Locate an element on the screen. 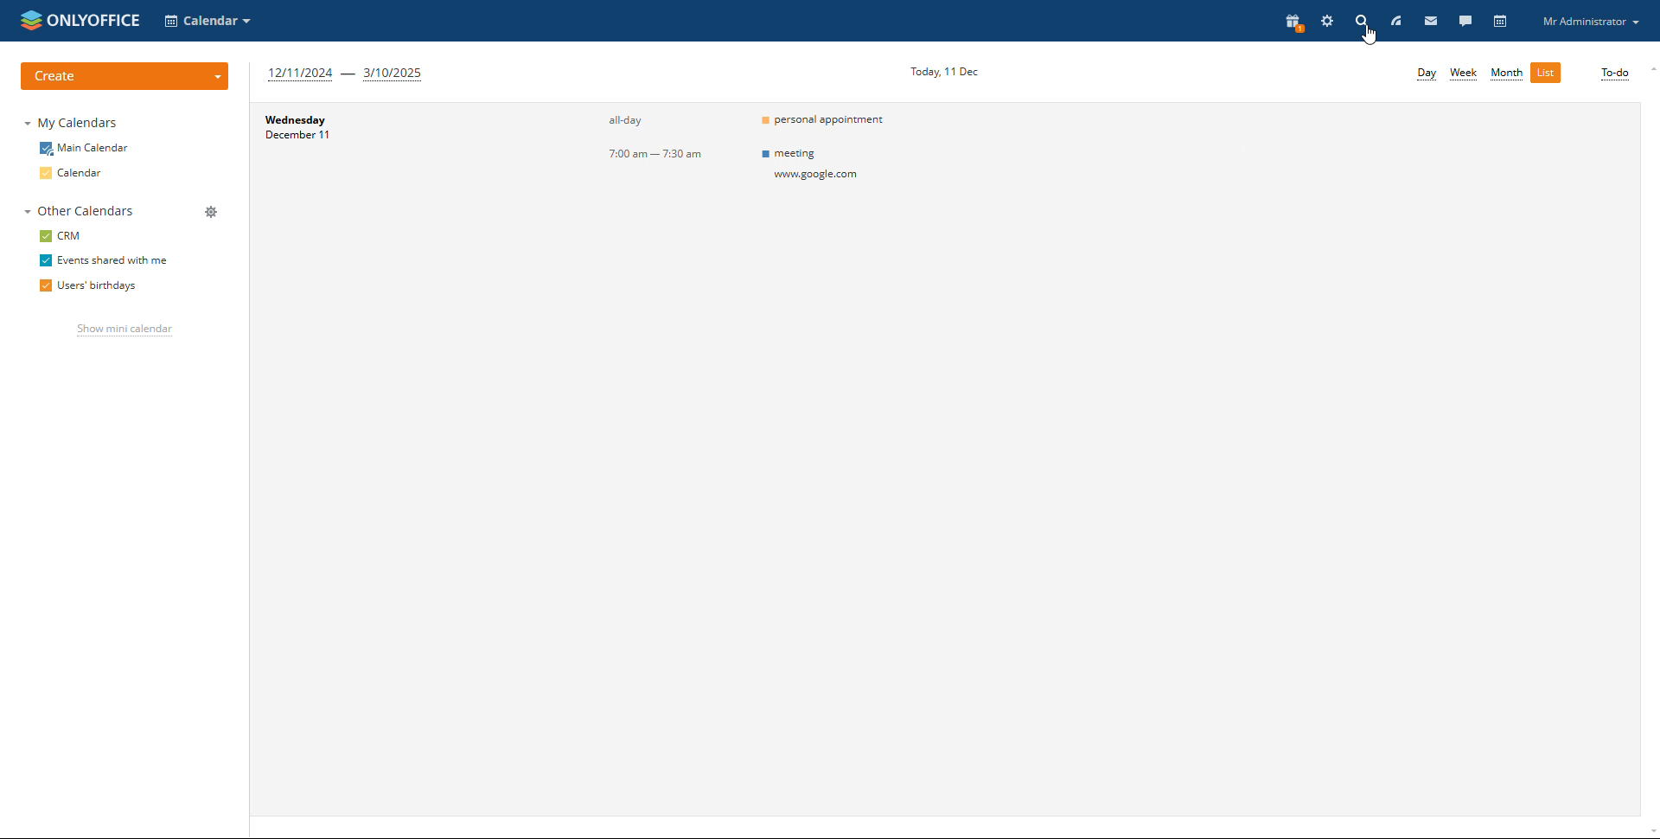  day is located at coordinates (1427, 72).